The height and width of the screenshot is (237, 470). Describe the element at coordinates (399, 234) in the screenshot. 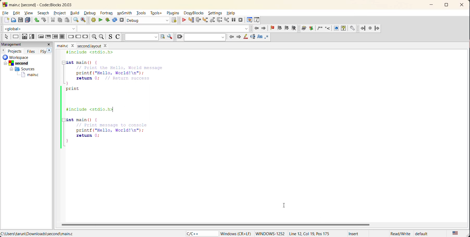

I see `Read/Write` at that location.